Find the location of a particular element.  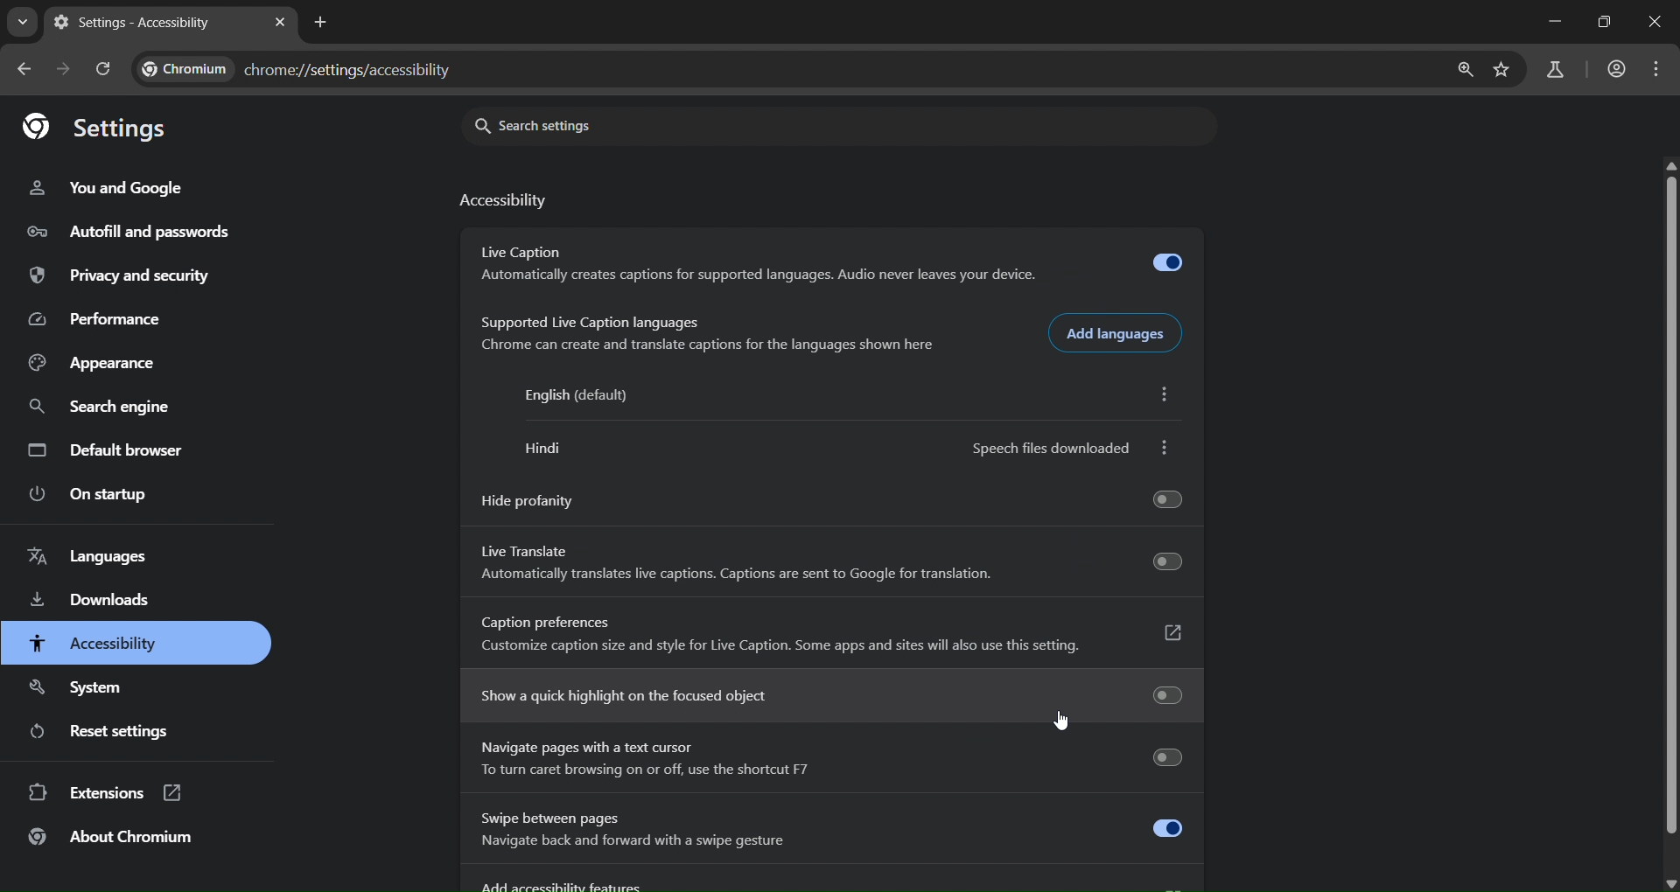

minimize is located at coordinates (1553, 24).